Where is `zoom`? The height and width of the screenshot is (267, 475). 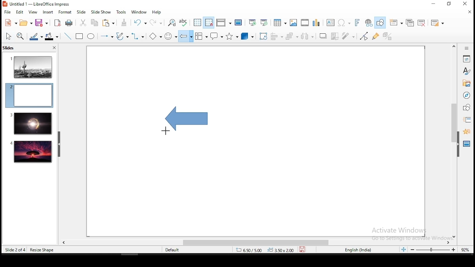 zoom is located at coordinates (433, 250).